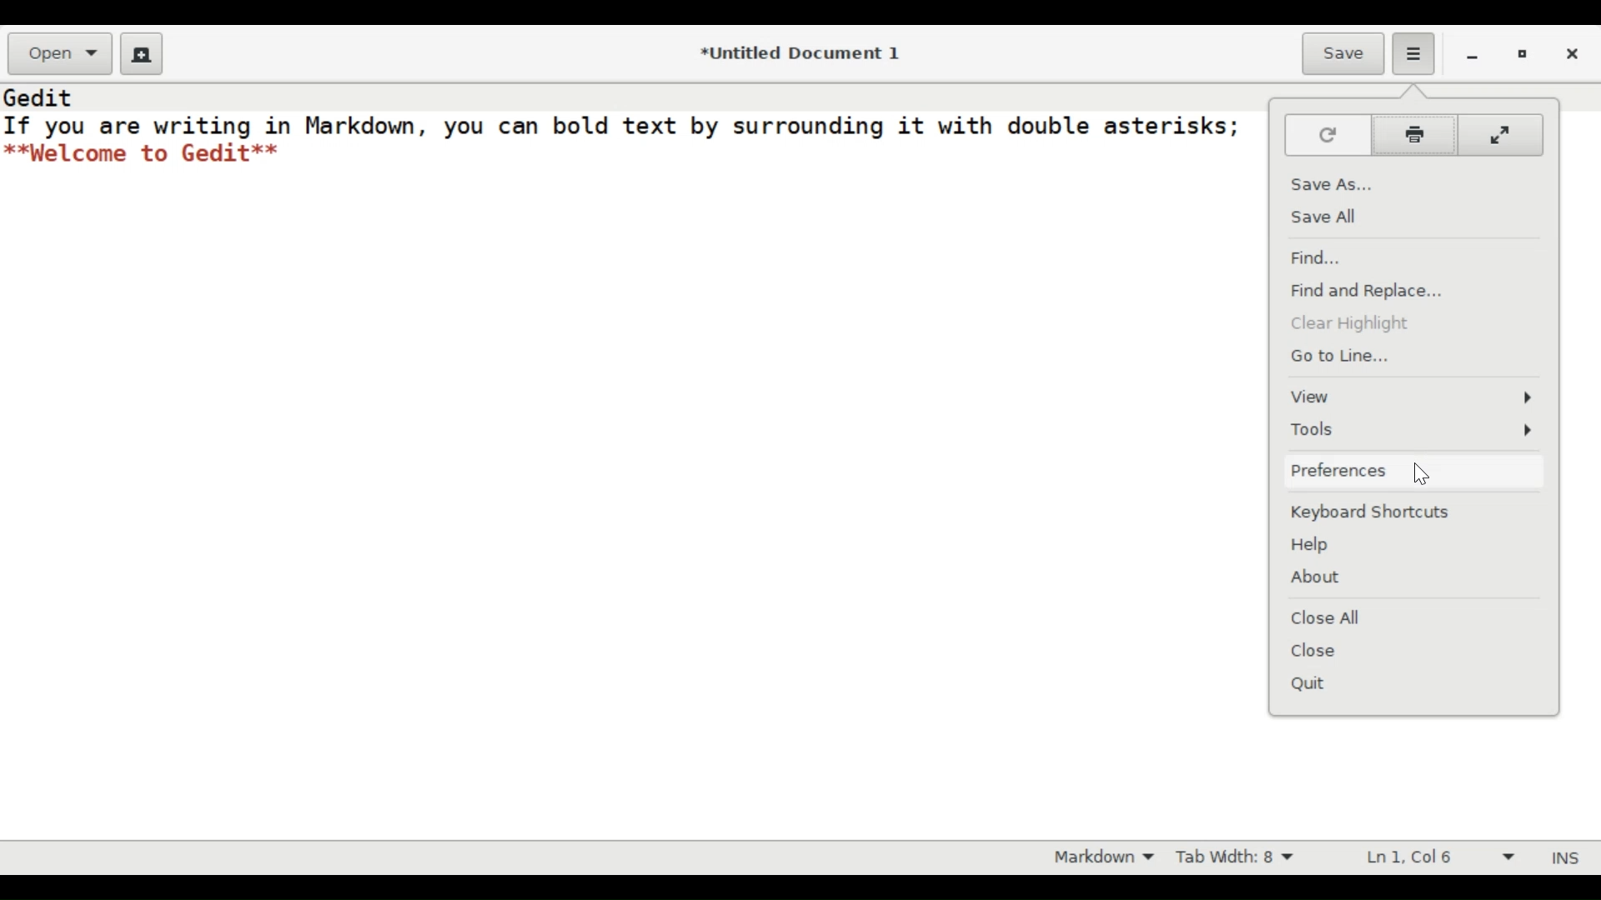  Describe the element at coordinates (1335, 182) in the screenshot. I see `Save As` at that location.